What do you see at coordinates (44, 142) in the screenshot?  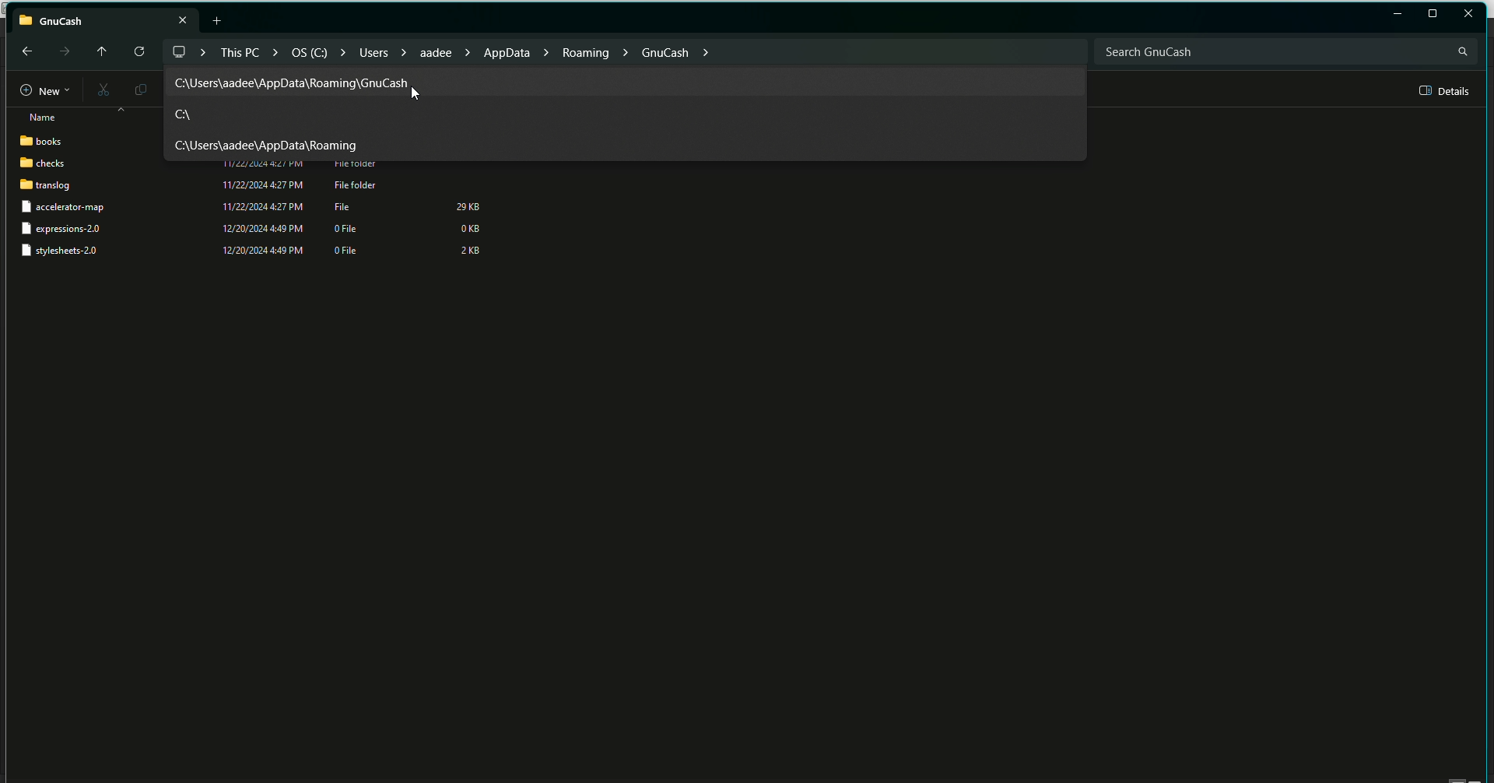 I see `books` at bounding box center [44, 142].